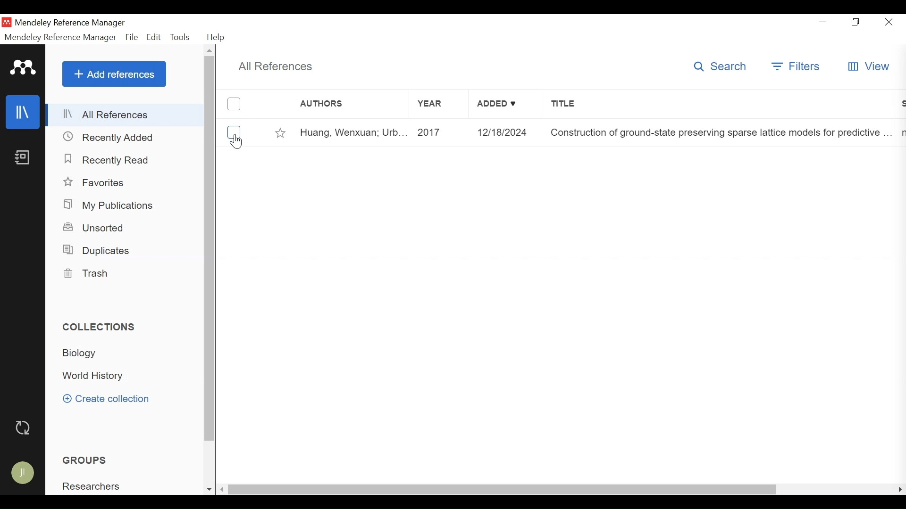 This screenshot has height=509, width=906. What do you see at coordinates (112, 399) in the screenshot?
I see `Create Collection` at bounding box center [112, 399].